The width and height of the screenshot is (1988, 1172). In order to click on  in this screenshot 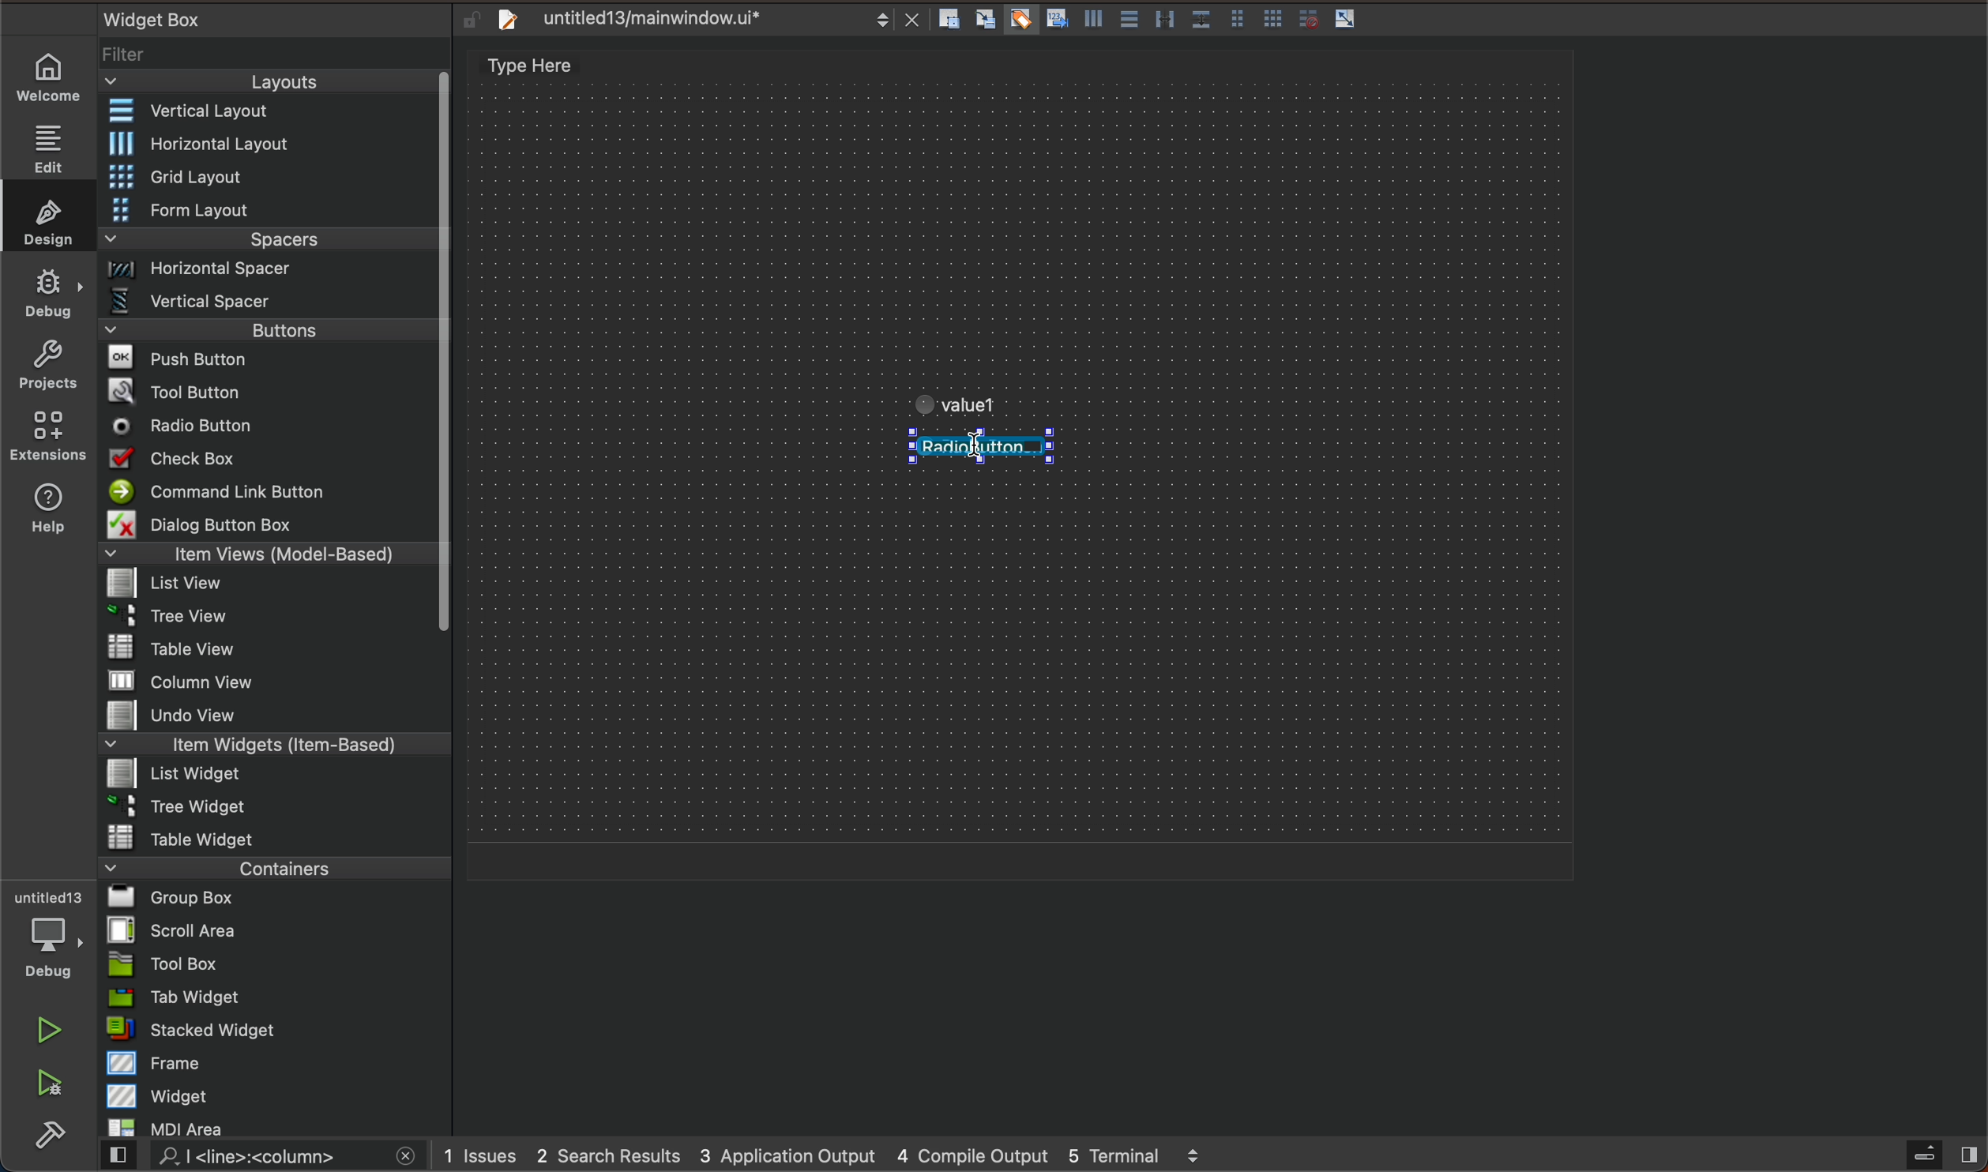, I will do `click(1164, 21)`.